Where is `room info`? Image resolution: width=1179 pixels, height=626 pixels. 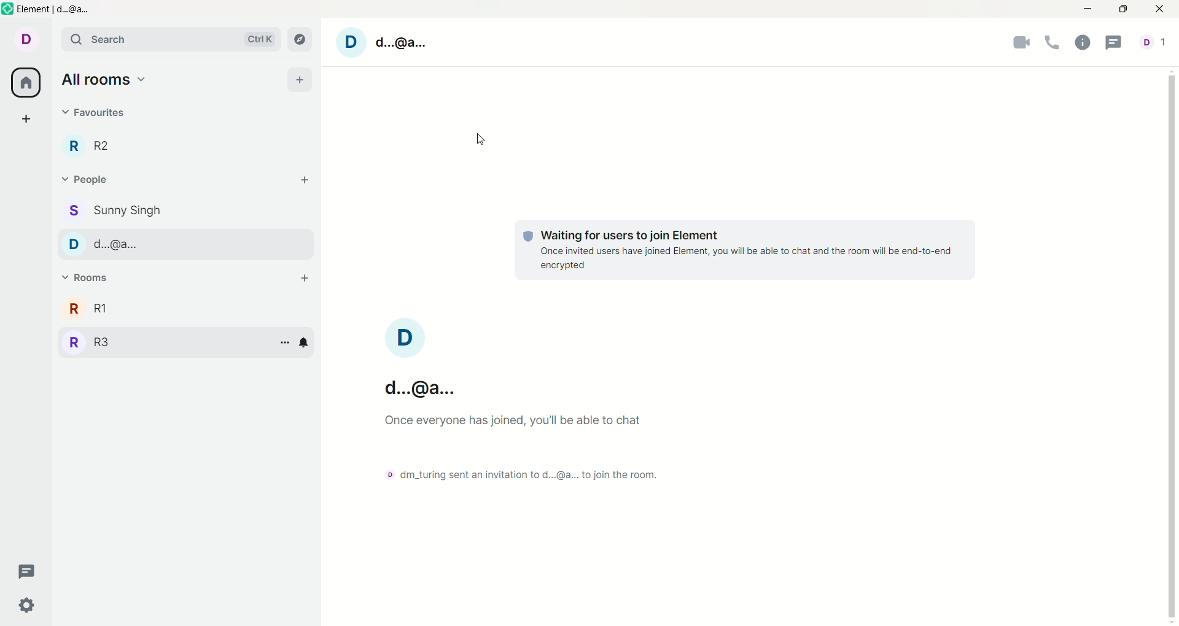
room info is located at coordinates (1083, 44).